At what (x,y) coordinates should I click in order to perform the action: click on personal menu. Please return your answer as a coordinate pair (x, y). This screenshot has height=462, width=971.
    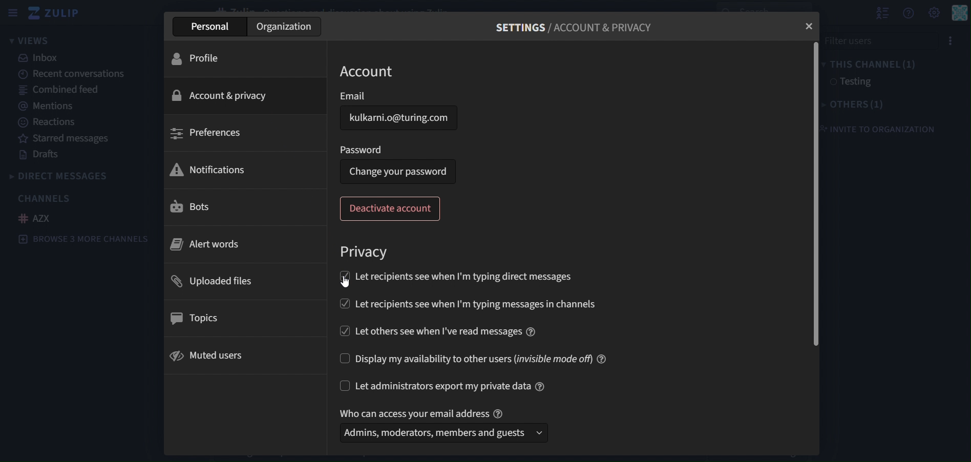
    Looking at the image, I should click on (958, 13).